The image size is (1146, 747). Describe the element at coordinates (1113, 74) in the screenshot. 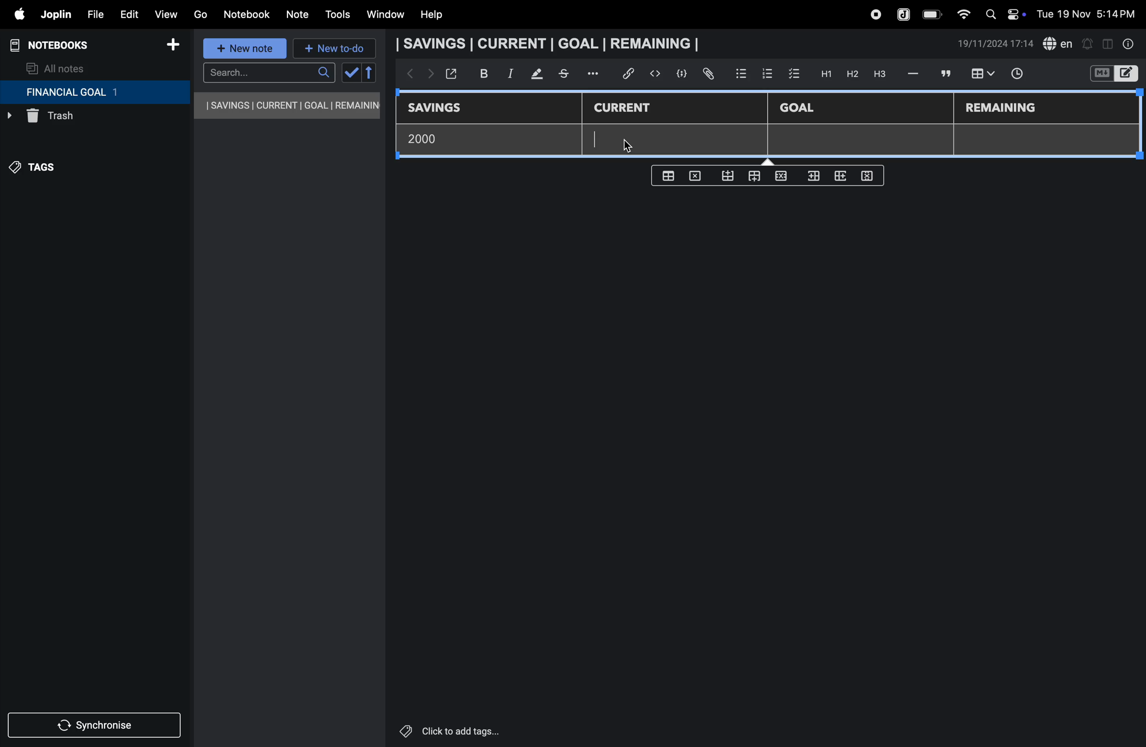

I see `switch editor` at that location.